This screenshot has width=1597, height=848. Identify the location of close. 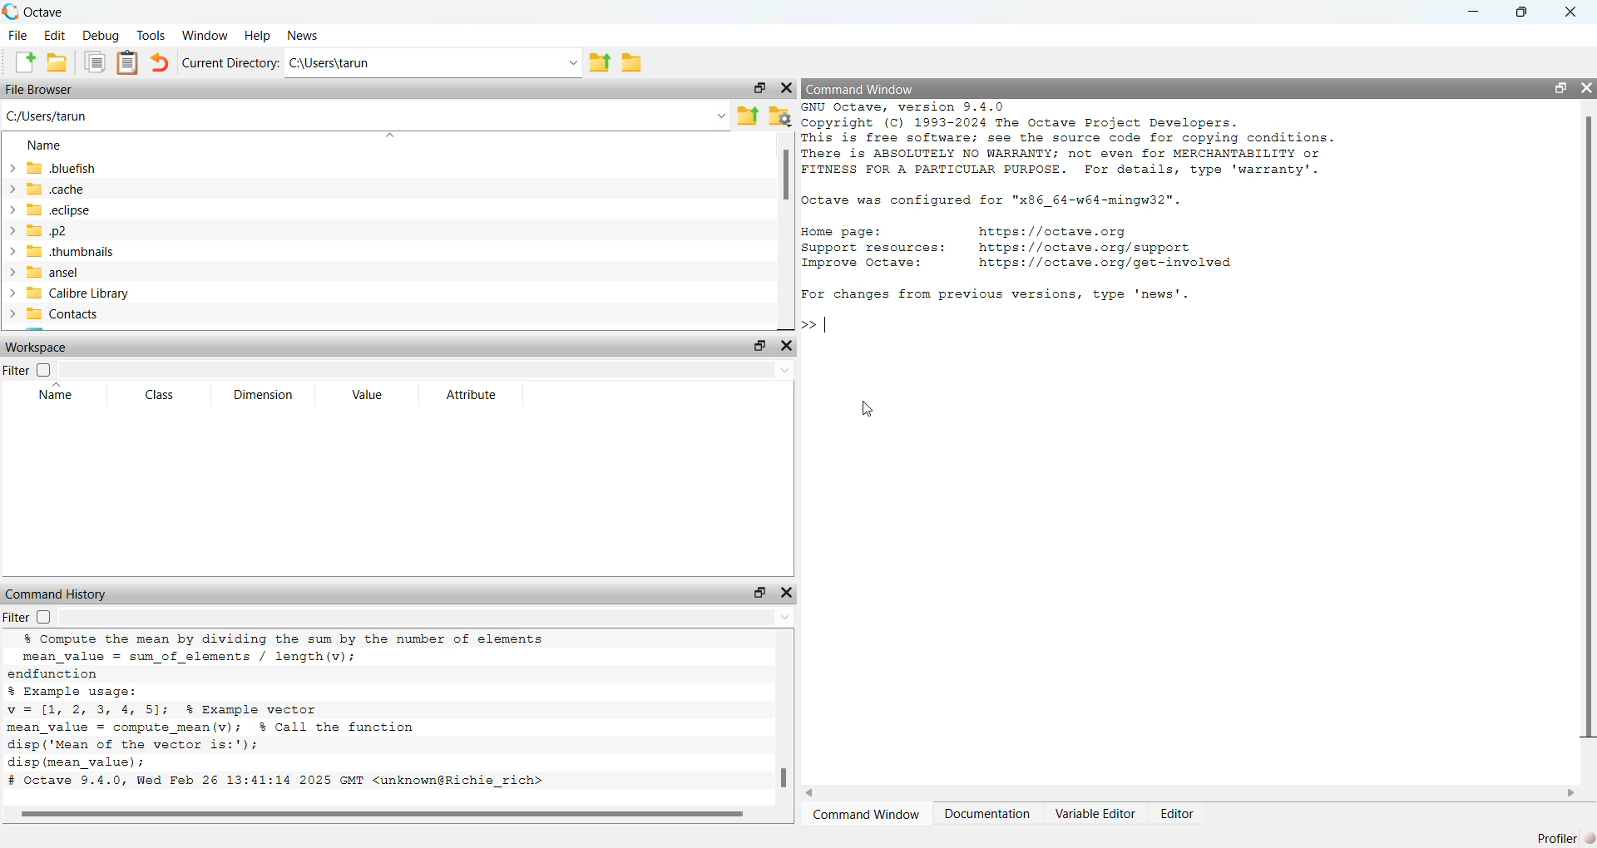
(1586, 88).